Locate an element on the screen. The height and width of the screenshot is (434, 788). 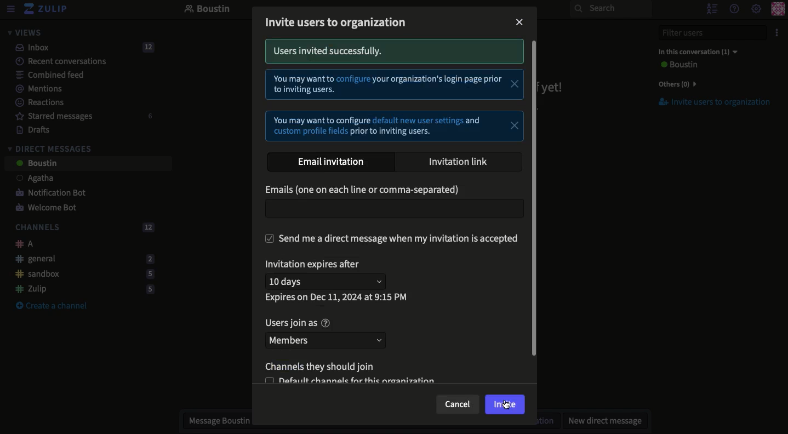
Options is located at coordinates (775, 33).